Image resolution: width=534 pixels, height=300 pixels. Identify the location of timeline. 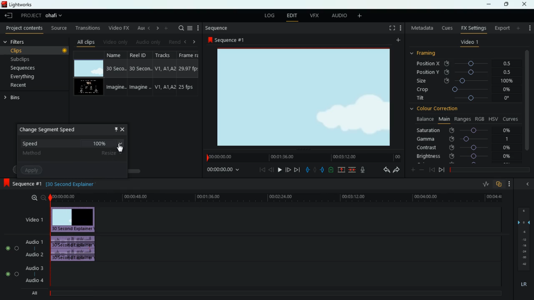
(302, 157).